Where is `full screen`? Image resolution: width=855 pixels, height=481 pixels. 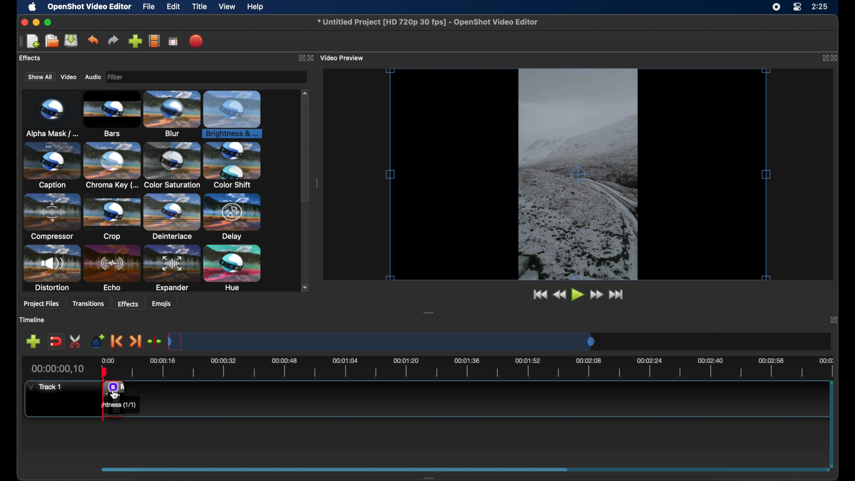
full screen is located at coordinates (173, 42).